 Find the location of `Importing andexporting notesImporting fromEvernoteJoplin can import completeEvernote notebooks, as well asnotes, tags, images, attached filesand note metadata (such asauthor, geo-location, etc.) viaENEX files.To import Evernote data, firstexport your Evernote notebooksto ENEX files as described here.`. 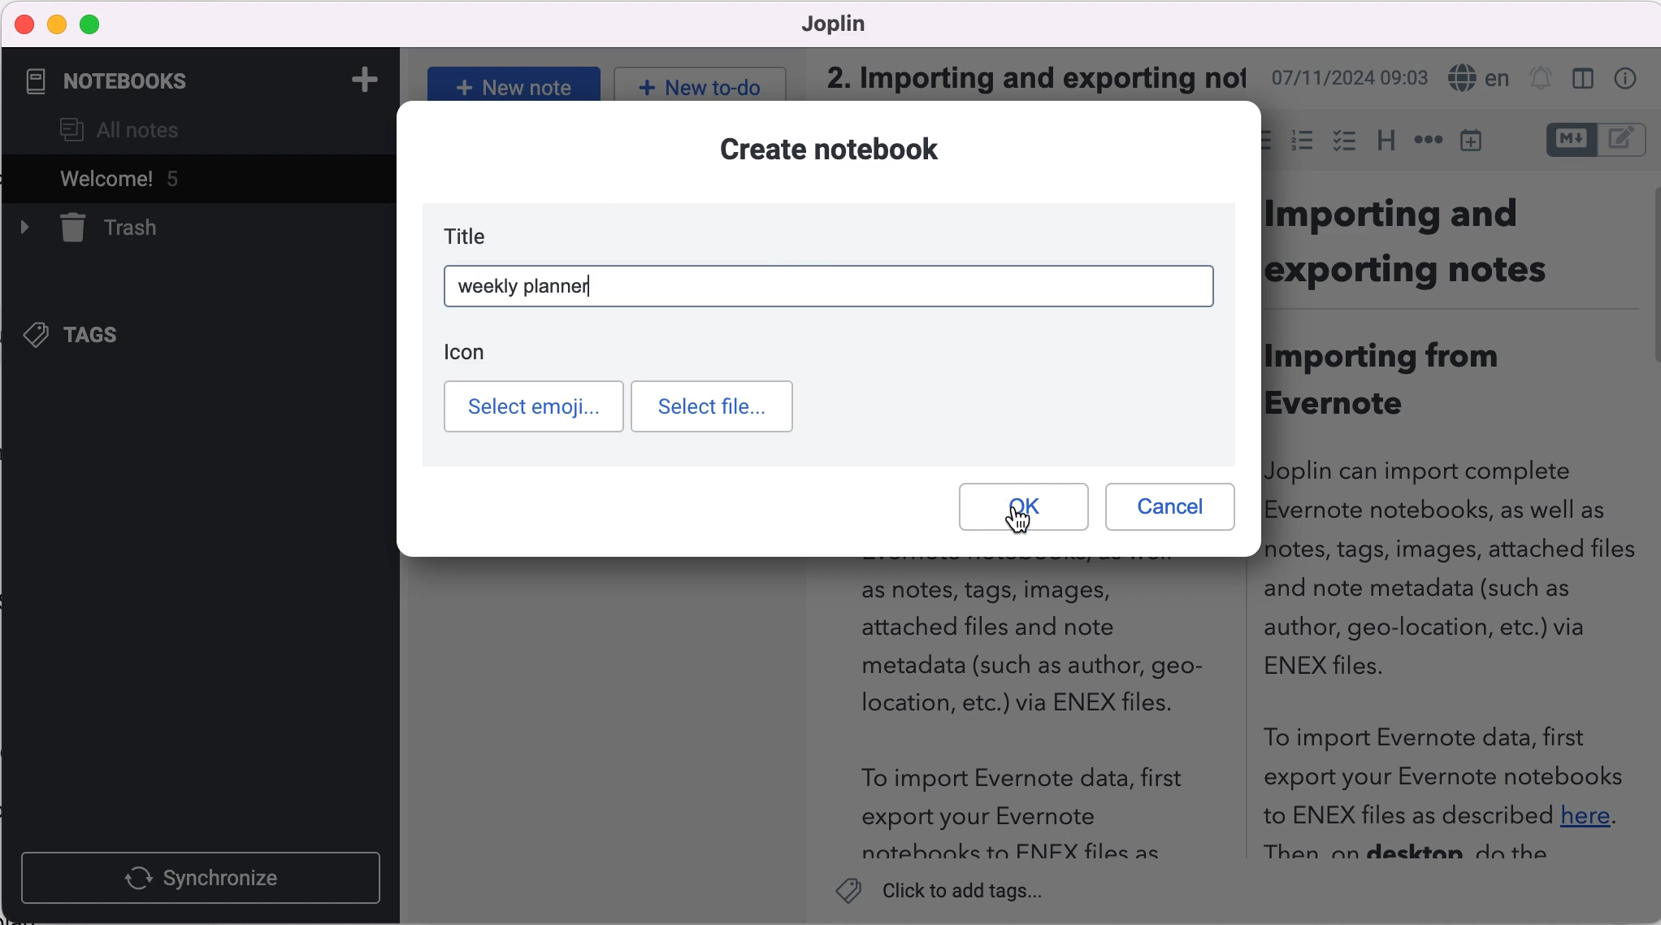

Importing andexporting notesImporting fromEvernoteJoplin can import completeEvernote notebooks, as well asnotes, tags, images, attached filesand note metadata (such asauthor, geo-location, etc.) viaENEX files.To import Evernote data, firstexport your Evernote notebooksto ENEX files as described here. is located at coordinates (1453, 532).